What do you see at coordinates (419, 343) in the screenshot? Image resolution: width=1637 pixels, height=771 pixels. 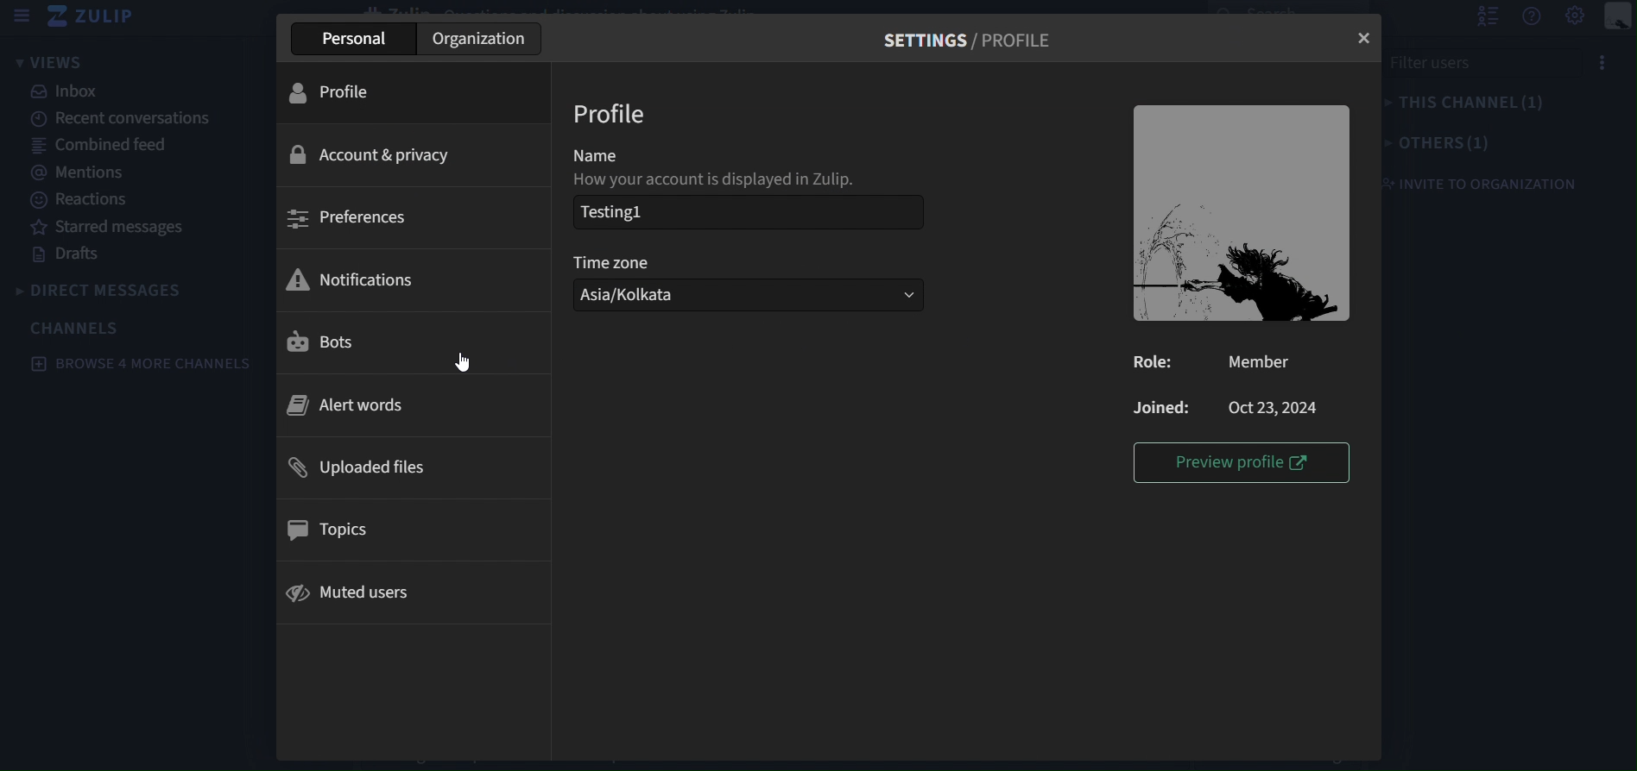 I see `bots` at bounding box center [419, 343].